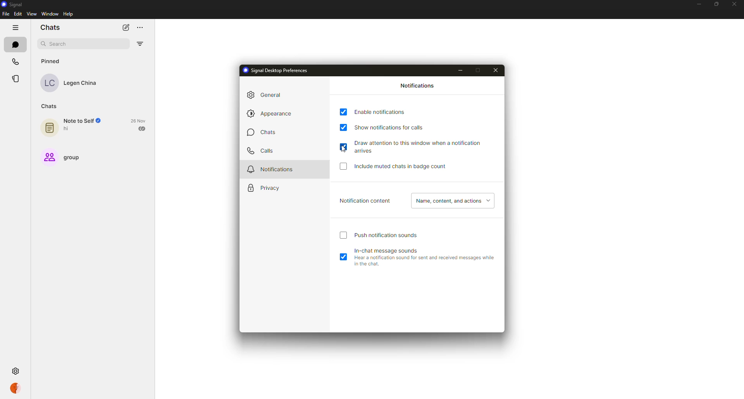 The image size is (744, 399). What do you see at coordinates (277, 71) in the screenshot?
I see `signal desktop preferences` at bounding box center [277, 71].